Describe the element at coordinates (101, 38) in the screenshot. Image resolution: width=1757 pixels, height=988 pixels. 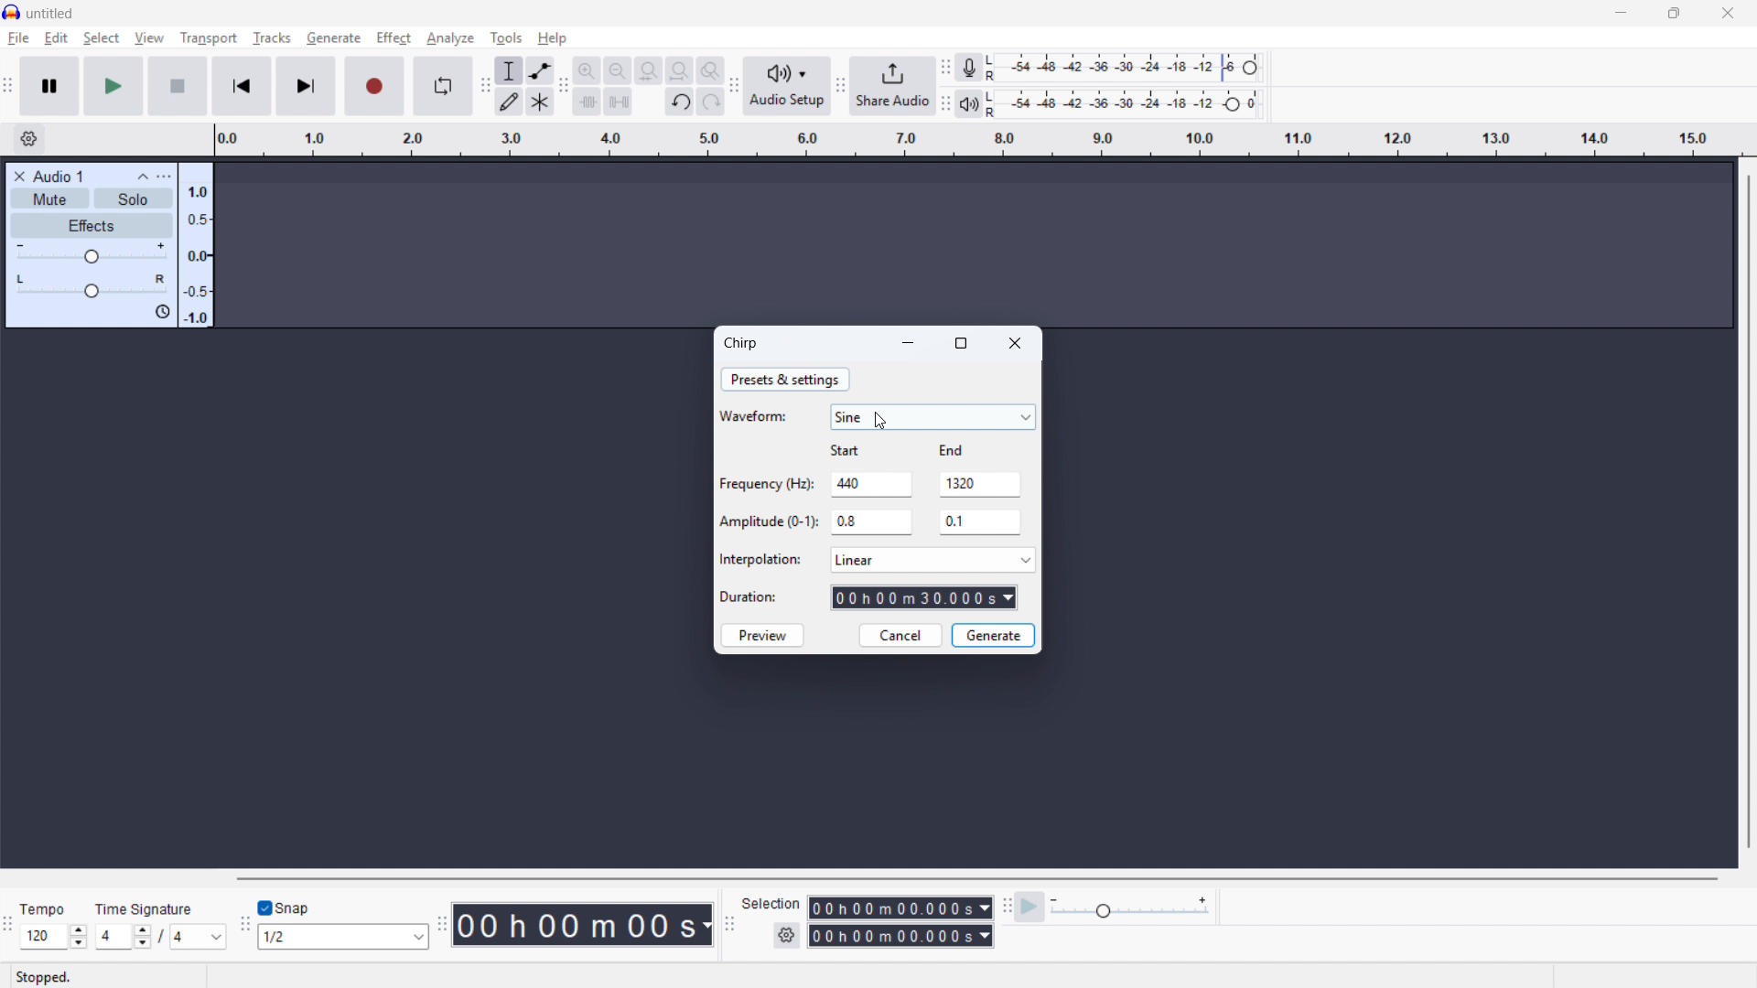
I see `select ` at that location.